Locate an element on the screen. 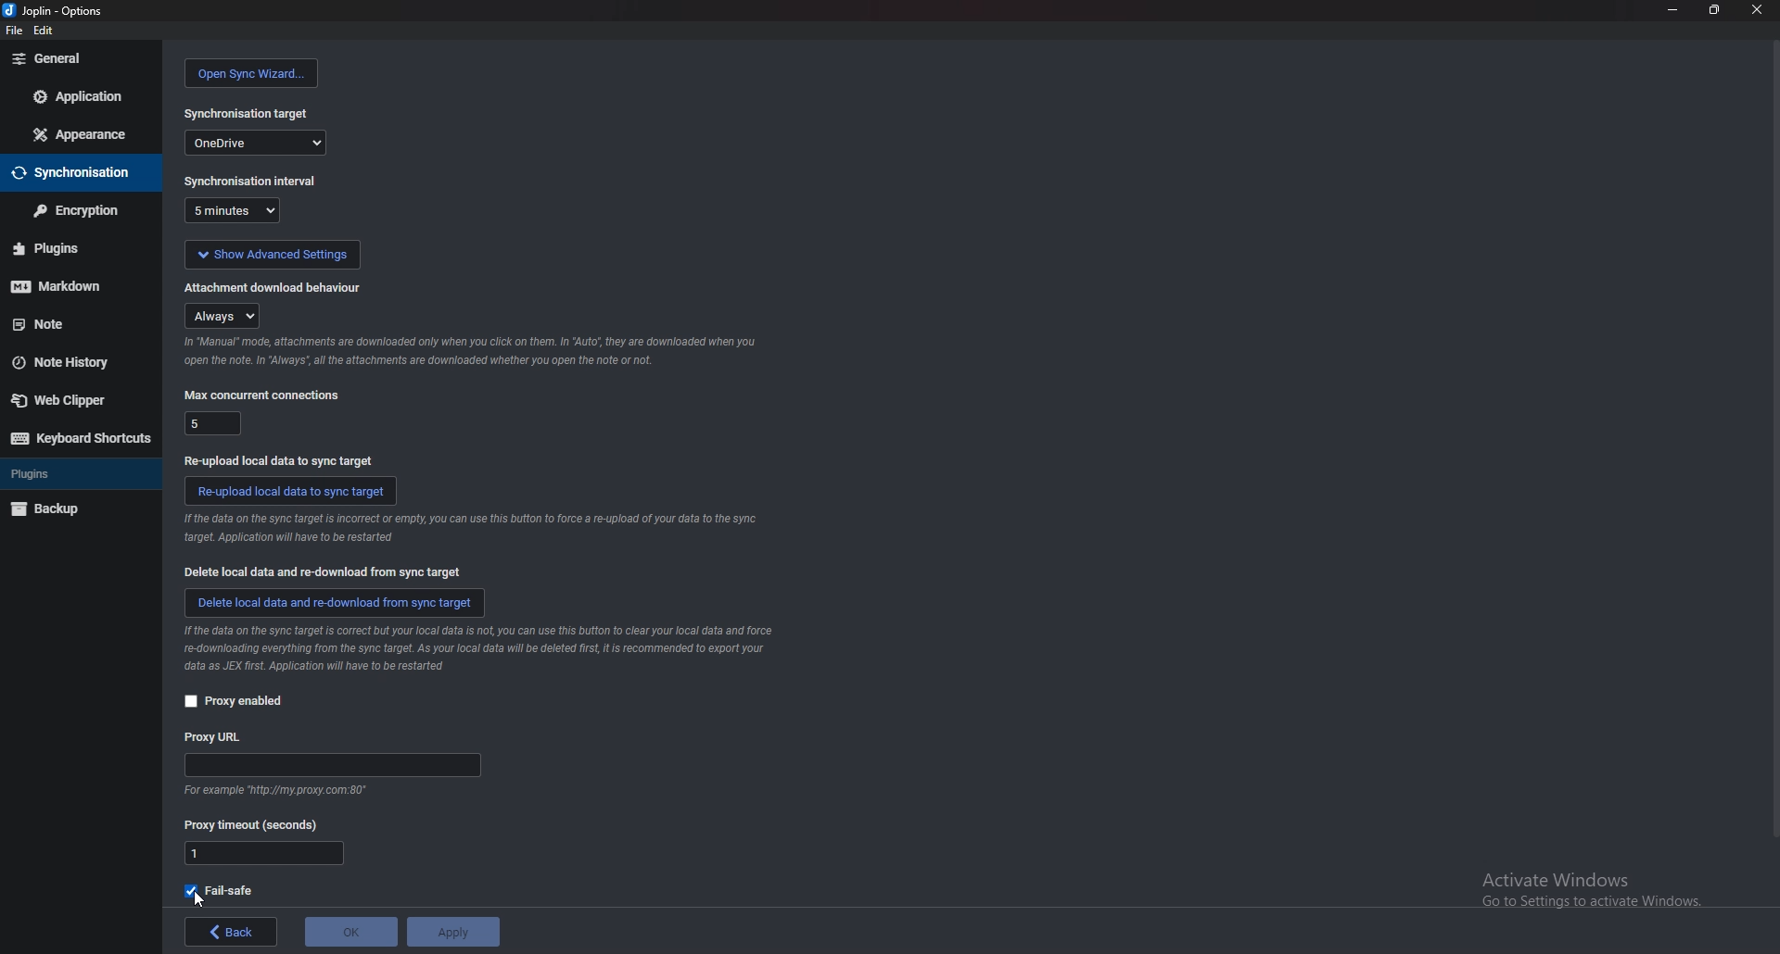  minimize is located at coordinates (1673, 9).